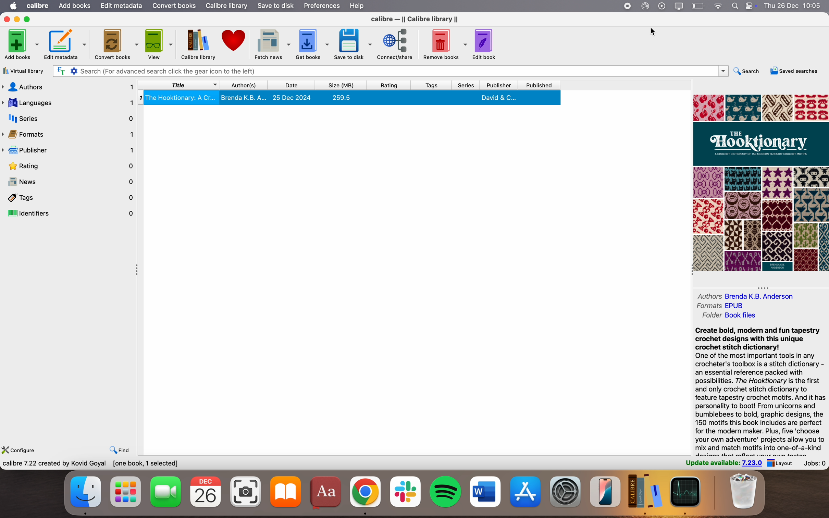 This screenshot has width=829, height=518. What do you see at coordinates (446, 490) in the screenshot?
I see `spotify` at bounding box center [446, 490].